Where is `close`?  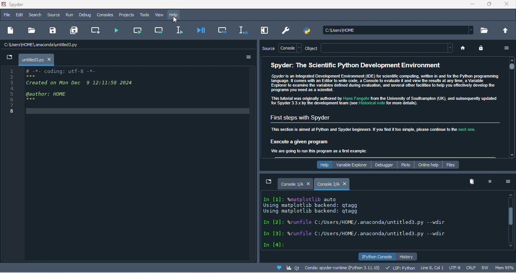 close is located at coordinates (508, 5).